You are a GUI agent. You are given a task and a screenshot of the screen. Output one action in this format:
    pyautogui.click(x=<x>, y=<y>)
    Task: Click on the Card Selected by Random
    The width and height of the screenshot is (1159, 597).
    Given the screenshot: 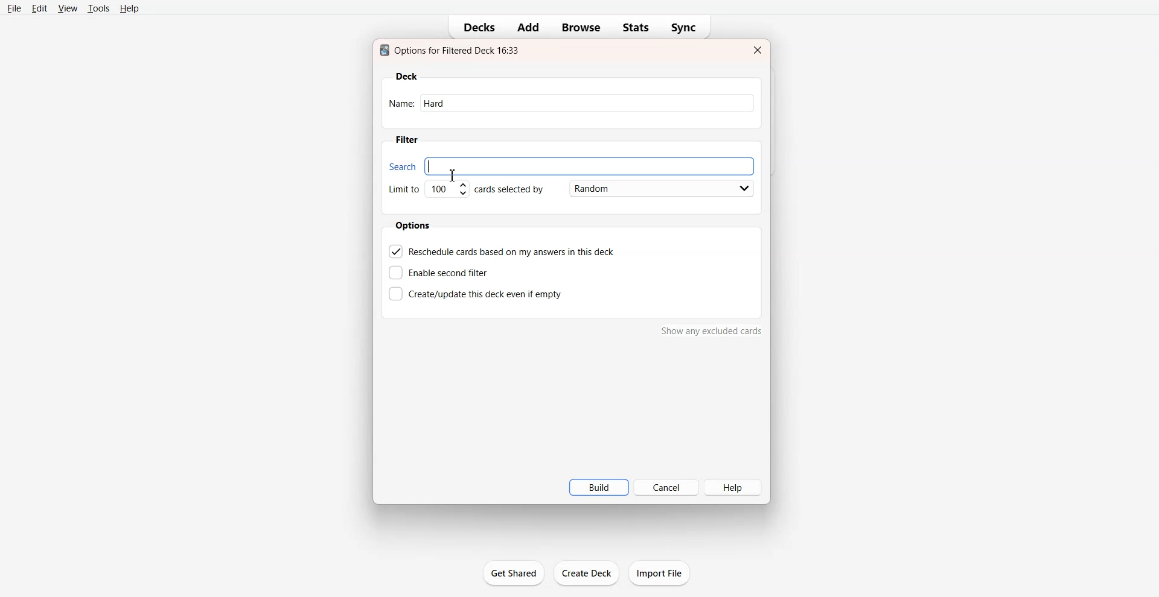 What is the action you would take?
    pyautogui.click(x=618, y=188)
    